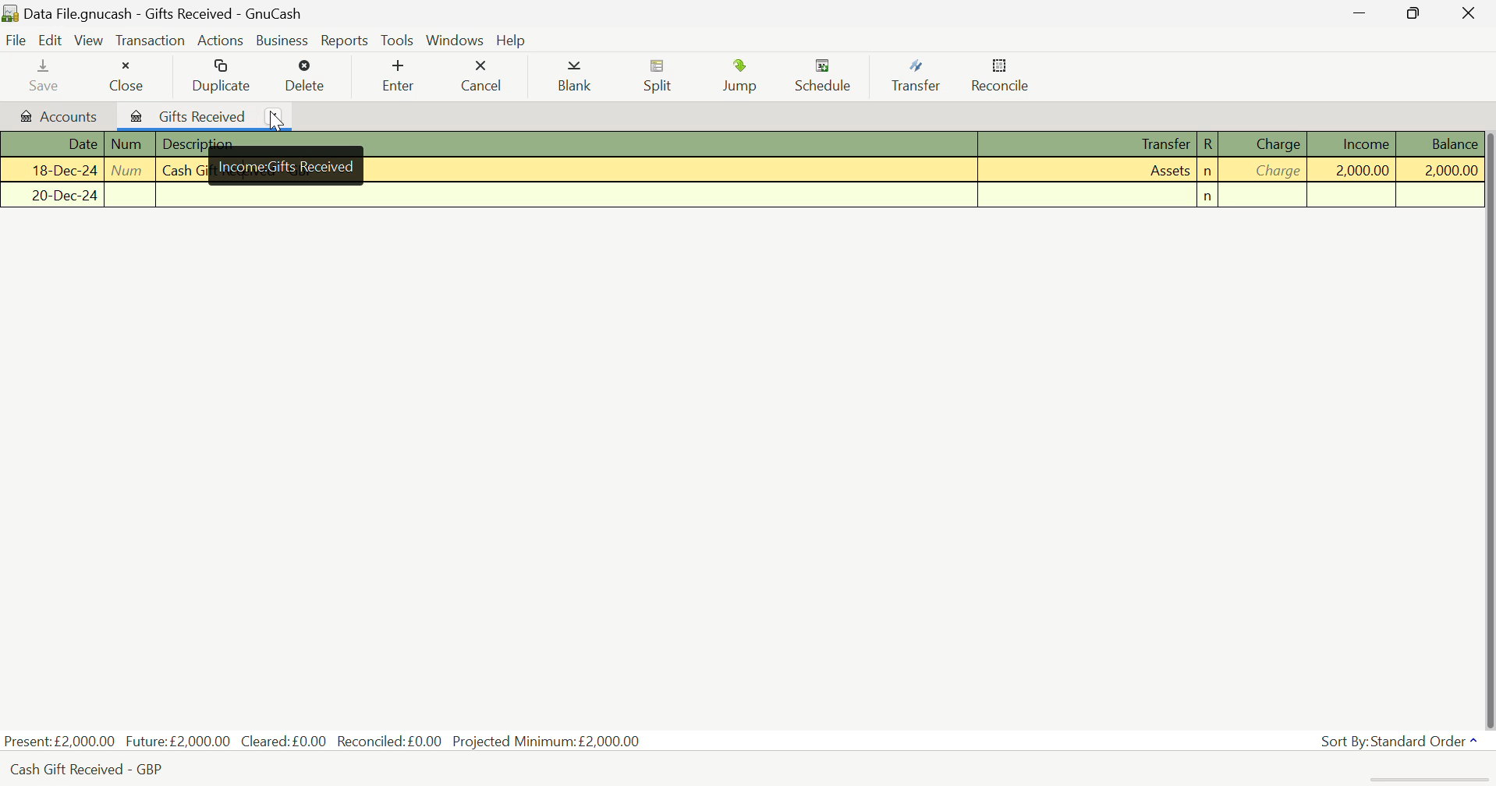 The image size is (1496, 786). Describe the element at coordinates (1402, 742) in the screenshot. I see `Sort By: Standard Order` at that location.